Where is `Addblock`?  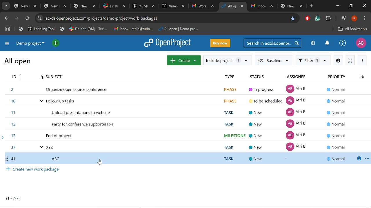
Addblock is located at coordinates (307, 18).